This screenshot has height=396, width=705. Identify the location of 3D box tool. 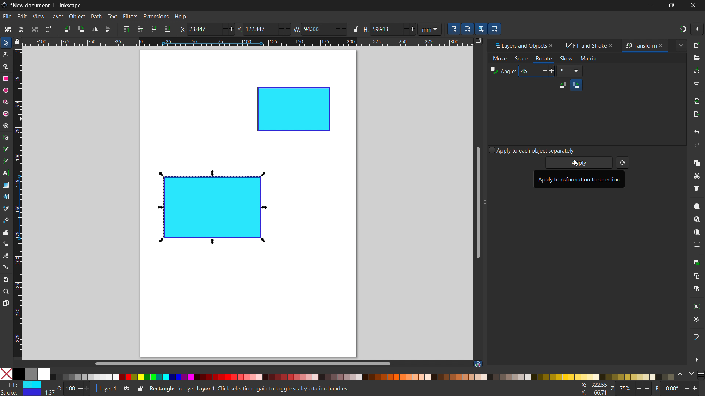
(5, 113).